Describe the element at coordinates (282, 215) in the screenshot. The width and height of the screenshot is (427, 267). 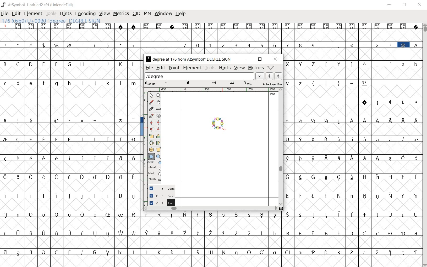
I see `special letters` at that location.